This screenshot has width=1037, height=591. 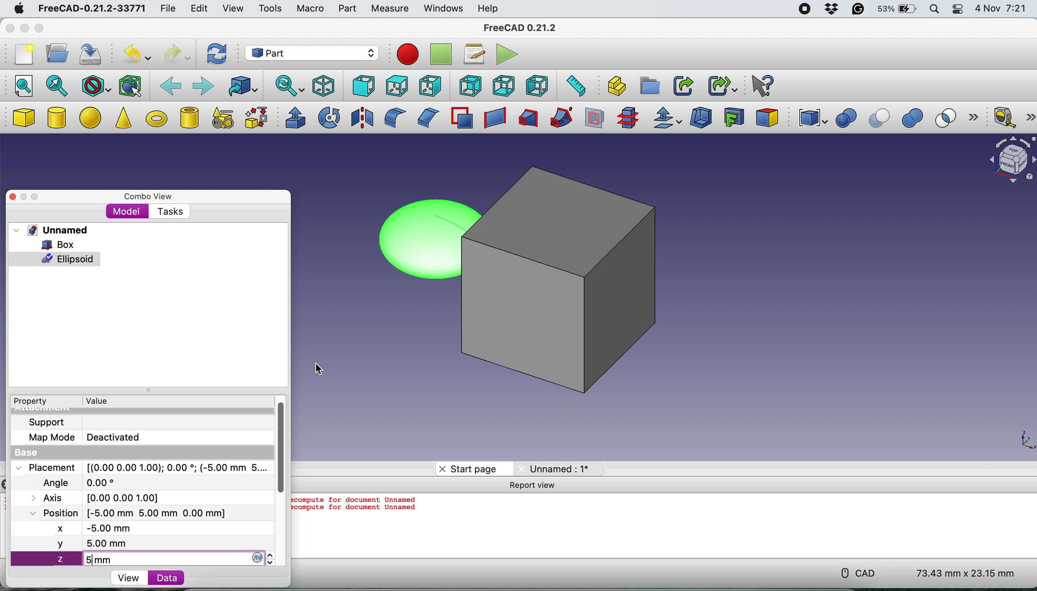 I want to click on create ruled surface, so click(x=493, y=118).